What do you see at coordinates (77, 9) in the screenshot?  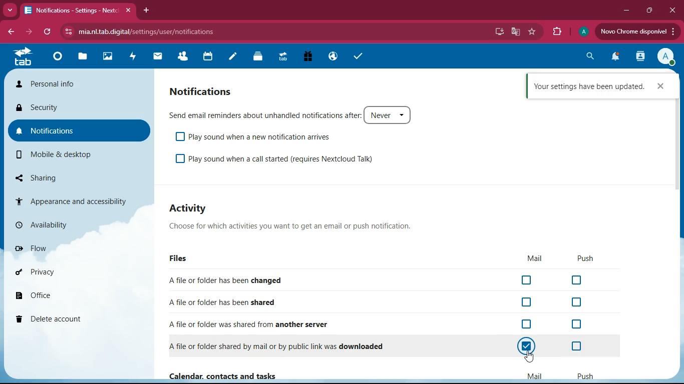 I see `tab` at bounding box center [77, 9].